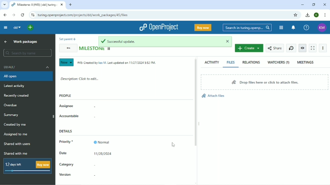  I want to click on Recently created, so click(16, 96).